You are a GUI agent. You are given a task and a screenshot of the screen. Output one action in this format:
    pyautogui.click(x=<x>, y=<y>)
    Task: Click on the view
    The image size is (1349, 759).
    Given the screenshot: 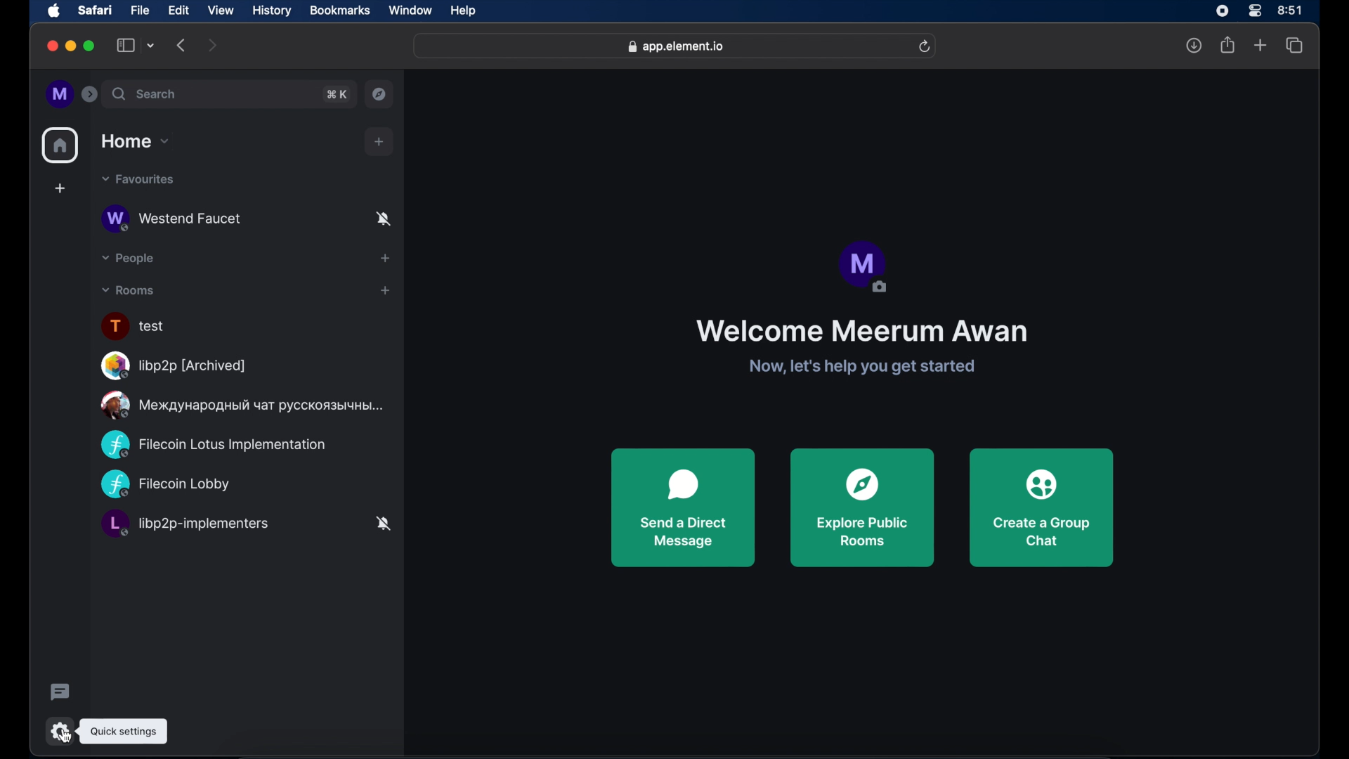 What is the action you would take?
    pyautogui.click(x=221, y=11)
    